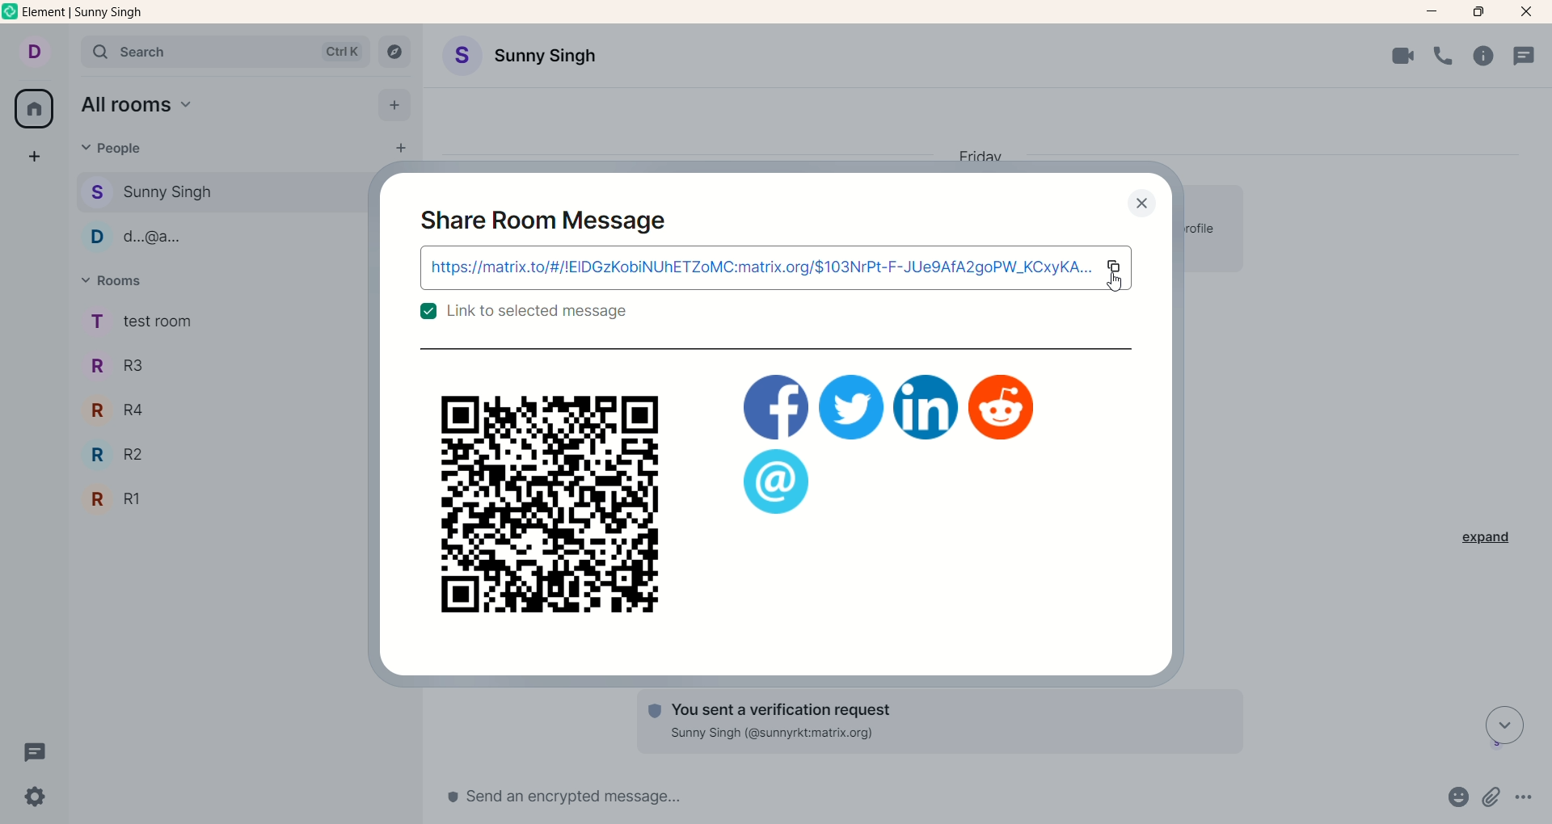 The width and height of the screenshot is (1552, 824). I want to click on explore rooms, so click(395, 53).